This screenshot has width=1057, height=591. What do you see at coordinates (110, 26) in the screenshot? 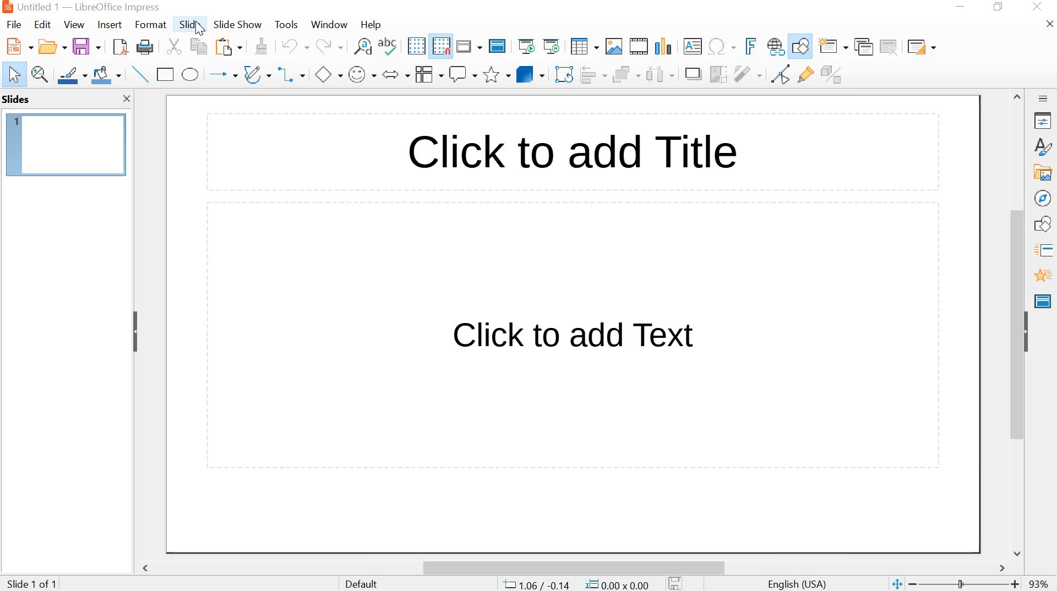
I see `INSERT` at bounding box center [110, 26].